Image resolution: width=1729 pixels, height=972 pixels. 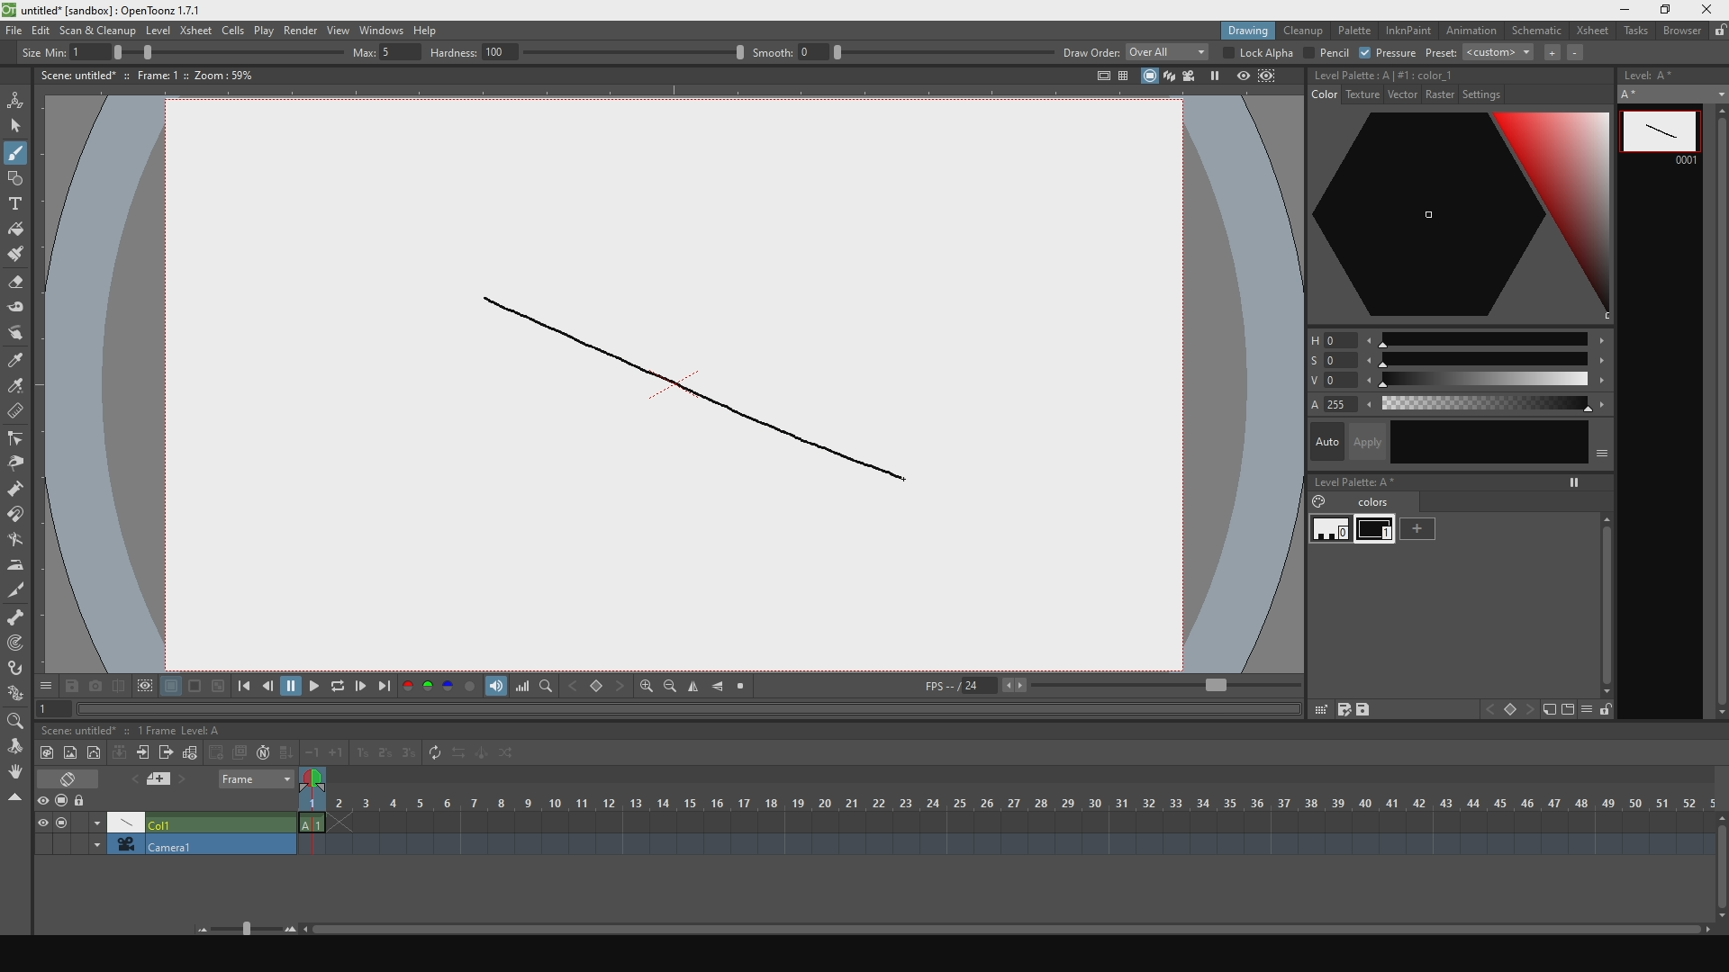 What do you see at coordinates (1671, 75) in the screenshot?
I see `level A` at bounding box center [1671, 75].